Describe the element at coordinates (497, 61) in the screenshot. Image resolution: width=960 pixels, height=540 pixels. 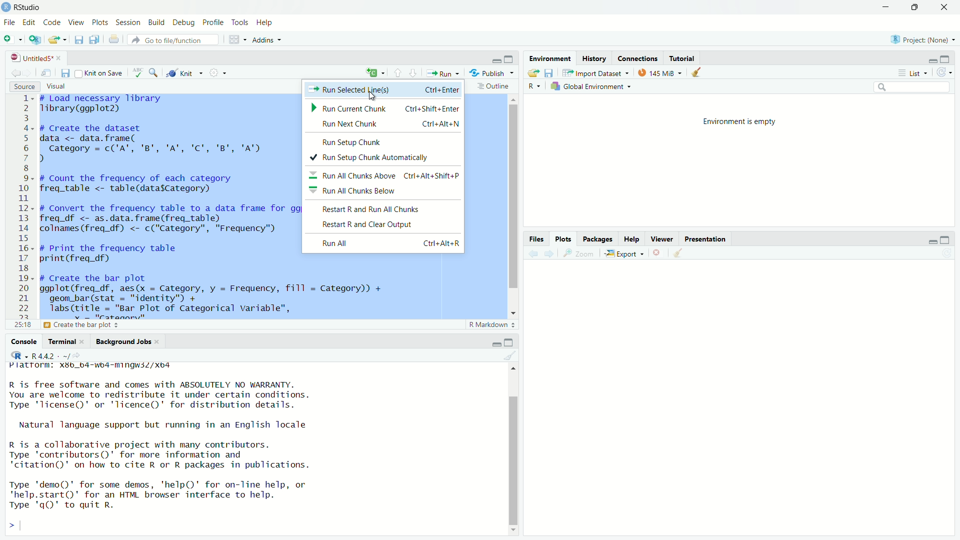
I see `minimize` at that location.